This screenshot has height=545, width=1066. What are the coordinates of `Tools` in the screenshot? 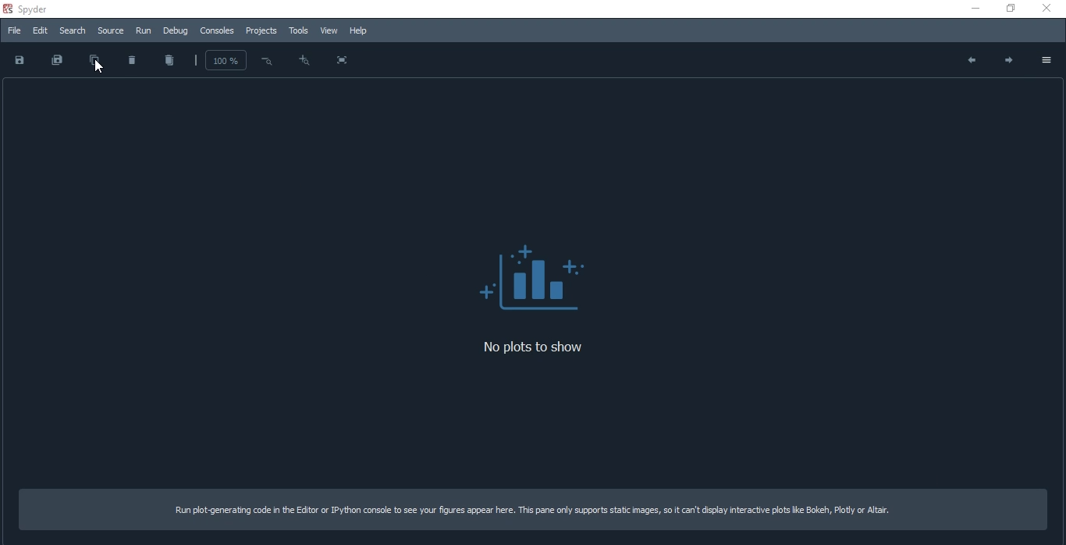 It's located at (299, 32).